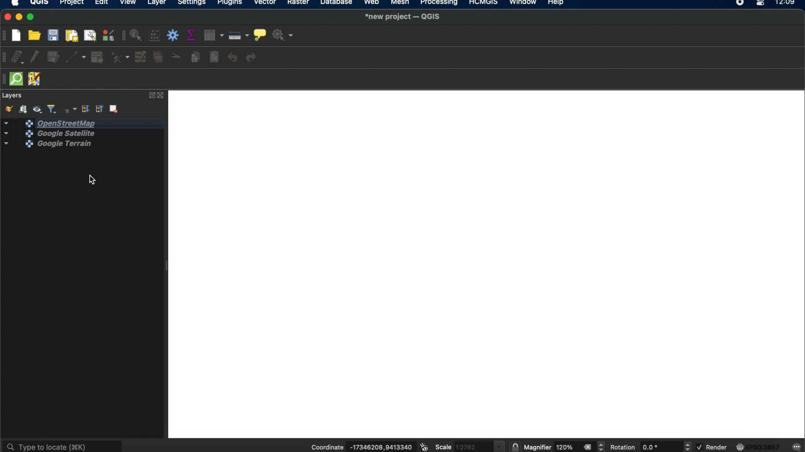  Describe the element at coordinates (53, 133) in the screenshot. I see `google satellite` at that location.